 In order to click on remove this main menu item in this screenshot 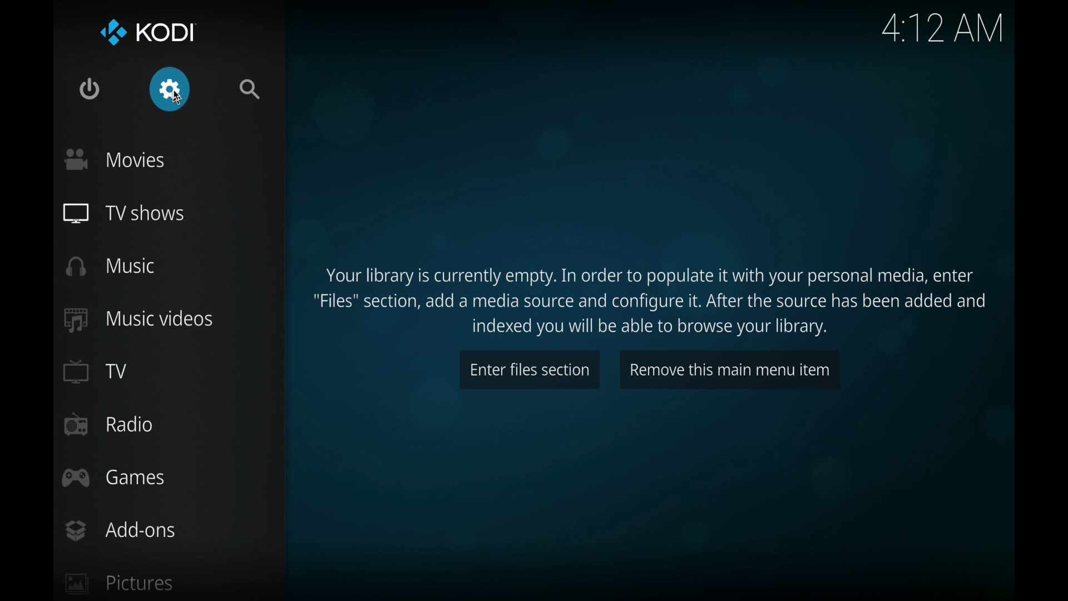, I will do `click(730, 368)`.